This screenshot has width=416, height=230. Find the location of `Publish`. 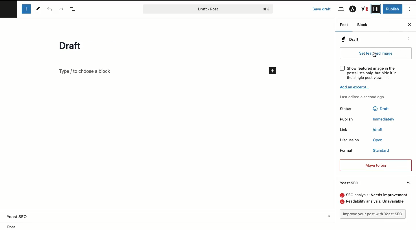

Publish is located at coordinates (346, 119).